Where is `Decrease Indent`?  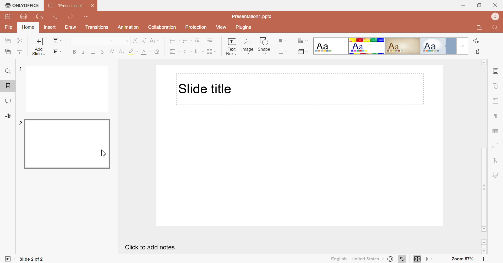 Decrease Indent is located at coordinates (198, 40).